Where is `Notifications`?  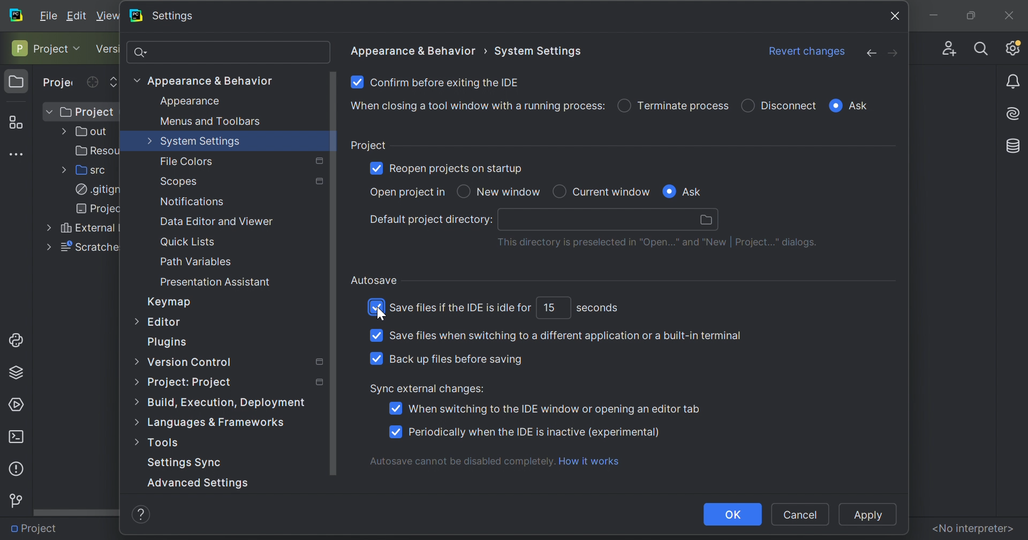 Notifications is located at coordinates (192, 201).